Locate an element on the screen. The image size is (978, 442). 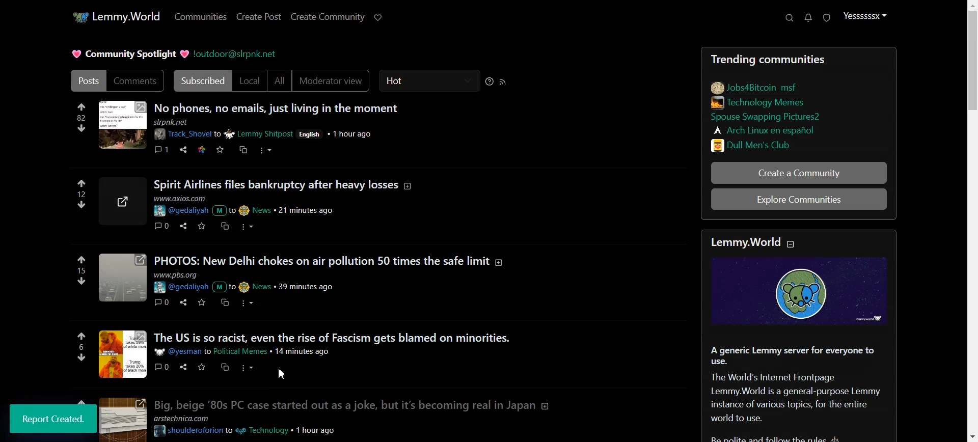
image is located at coordinates (122, 279).